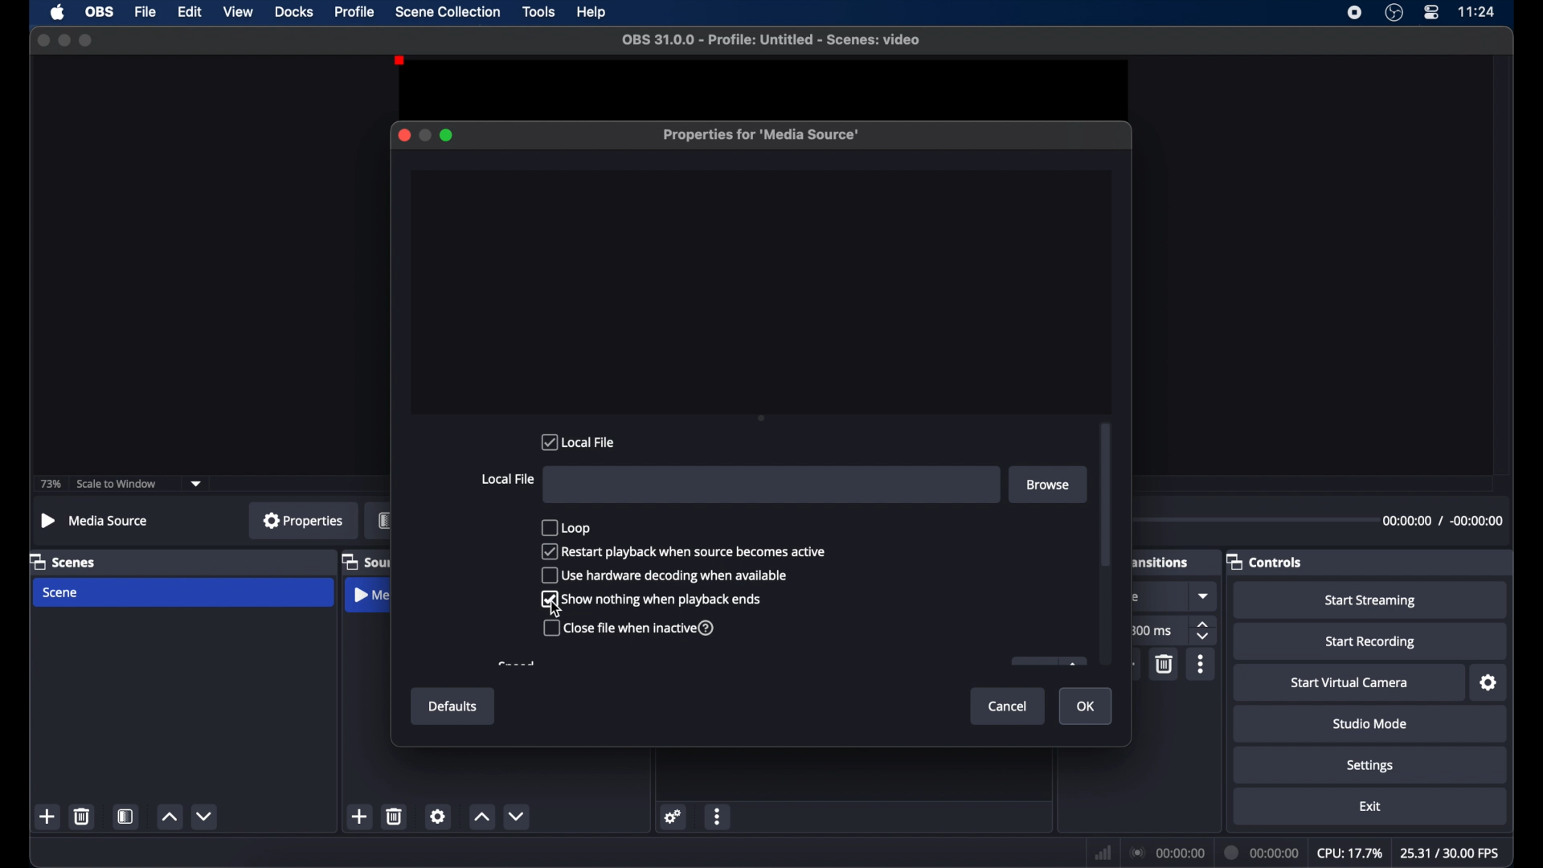 This screenshot has width=1543, height=868. I want to click on ok, so click(1086, 707).